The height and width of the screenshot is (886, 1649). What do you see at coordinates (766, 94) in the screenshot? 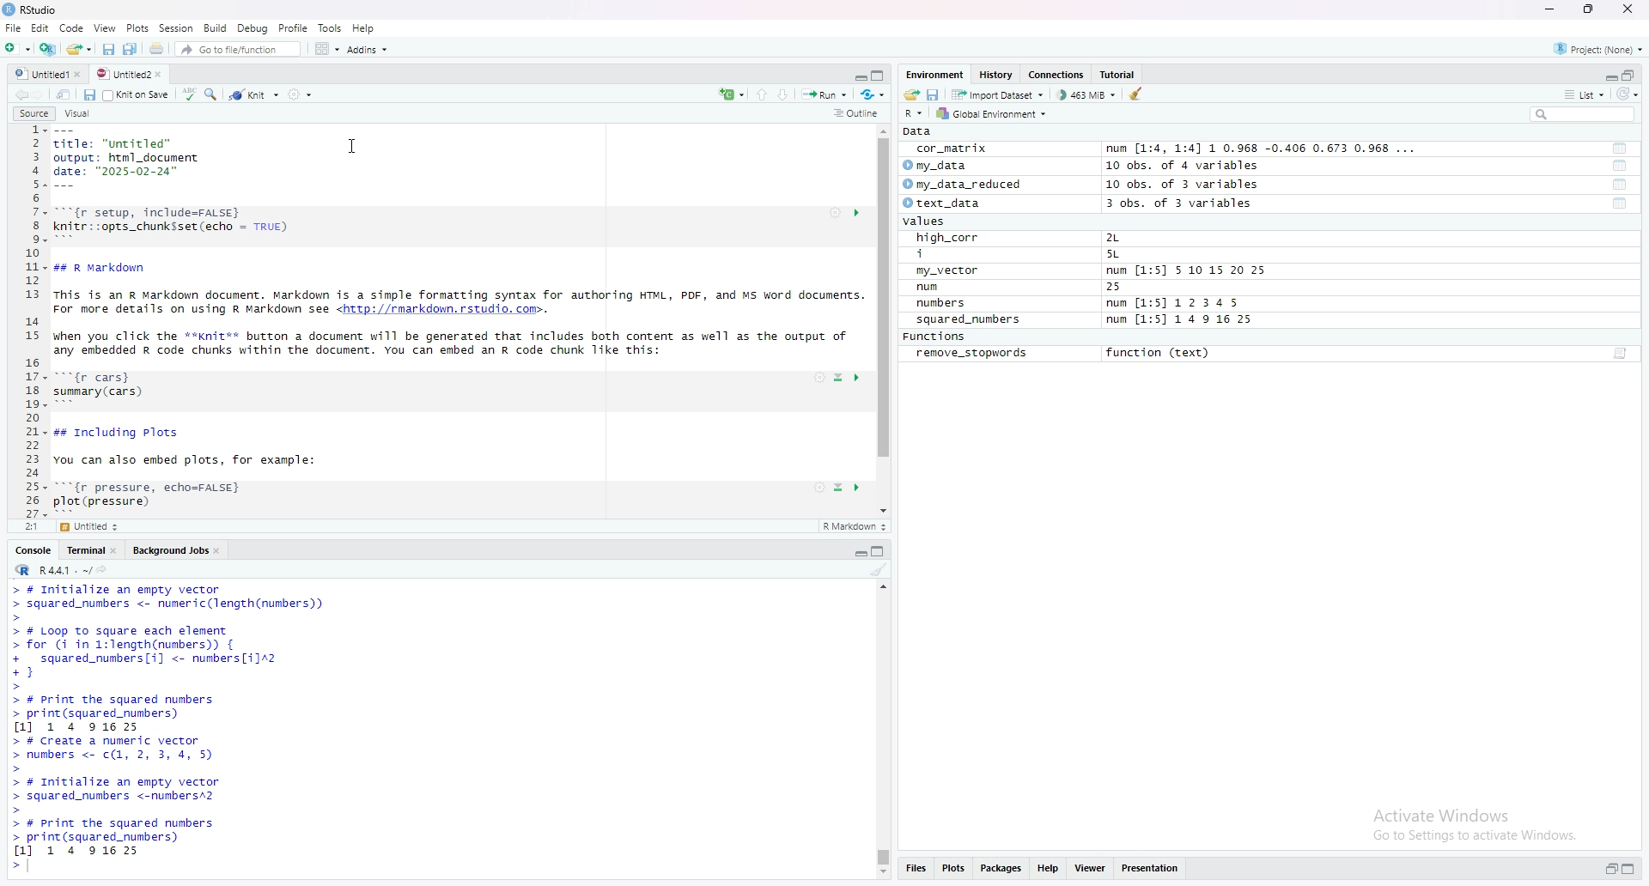
I see `Up` at bounding box center [766, 94].